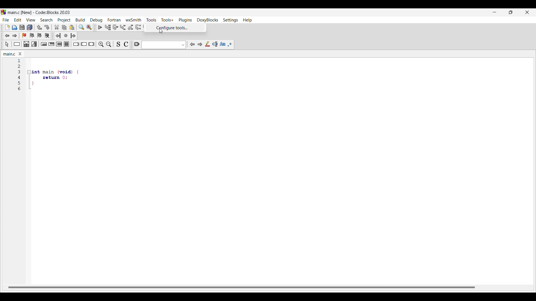 This screenshot has width=536, height=301. What do you see at coordinates (22, 27) in the screenshot?
I see `Save` at bounding box center [22, 27].